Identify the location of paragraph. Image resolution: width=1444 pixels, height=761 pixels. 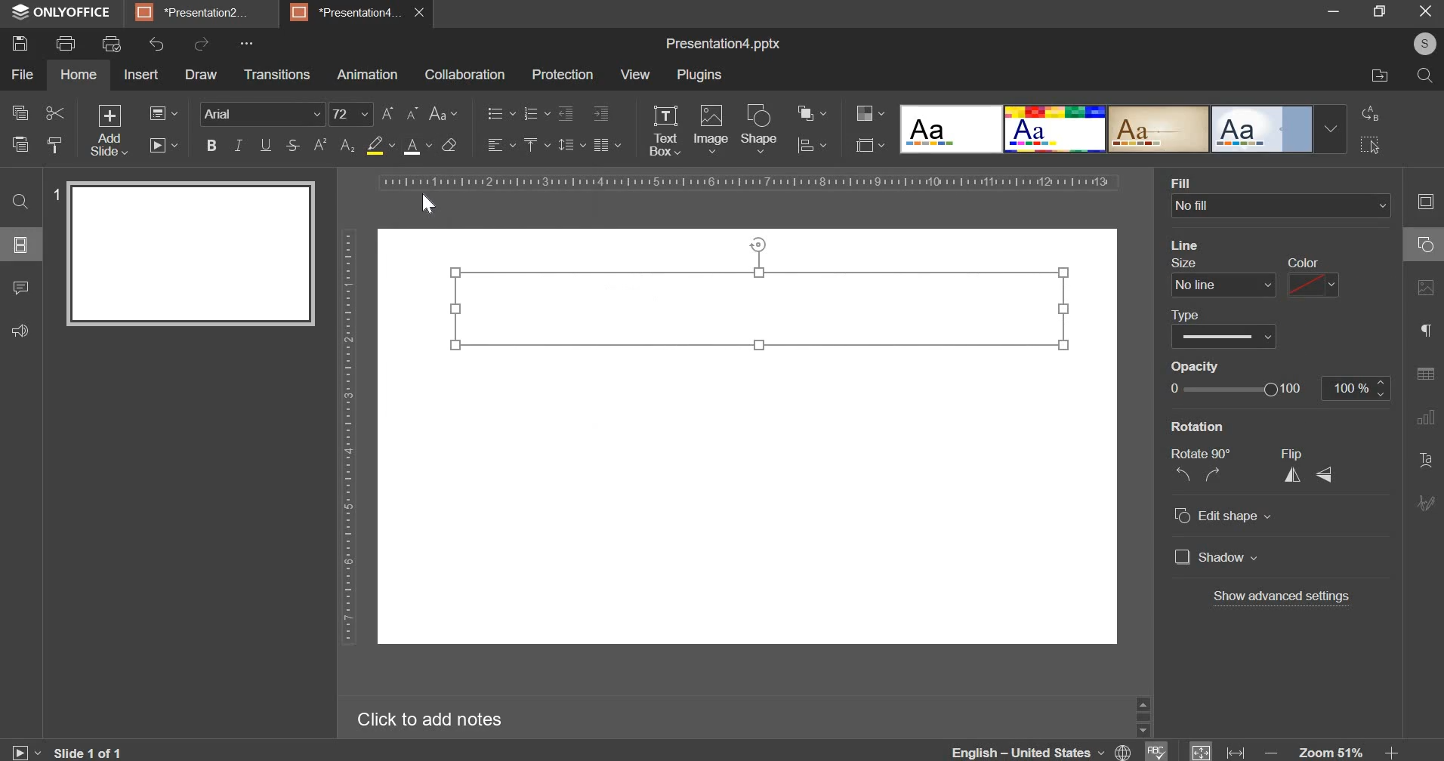
(1421, 331).